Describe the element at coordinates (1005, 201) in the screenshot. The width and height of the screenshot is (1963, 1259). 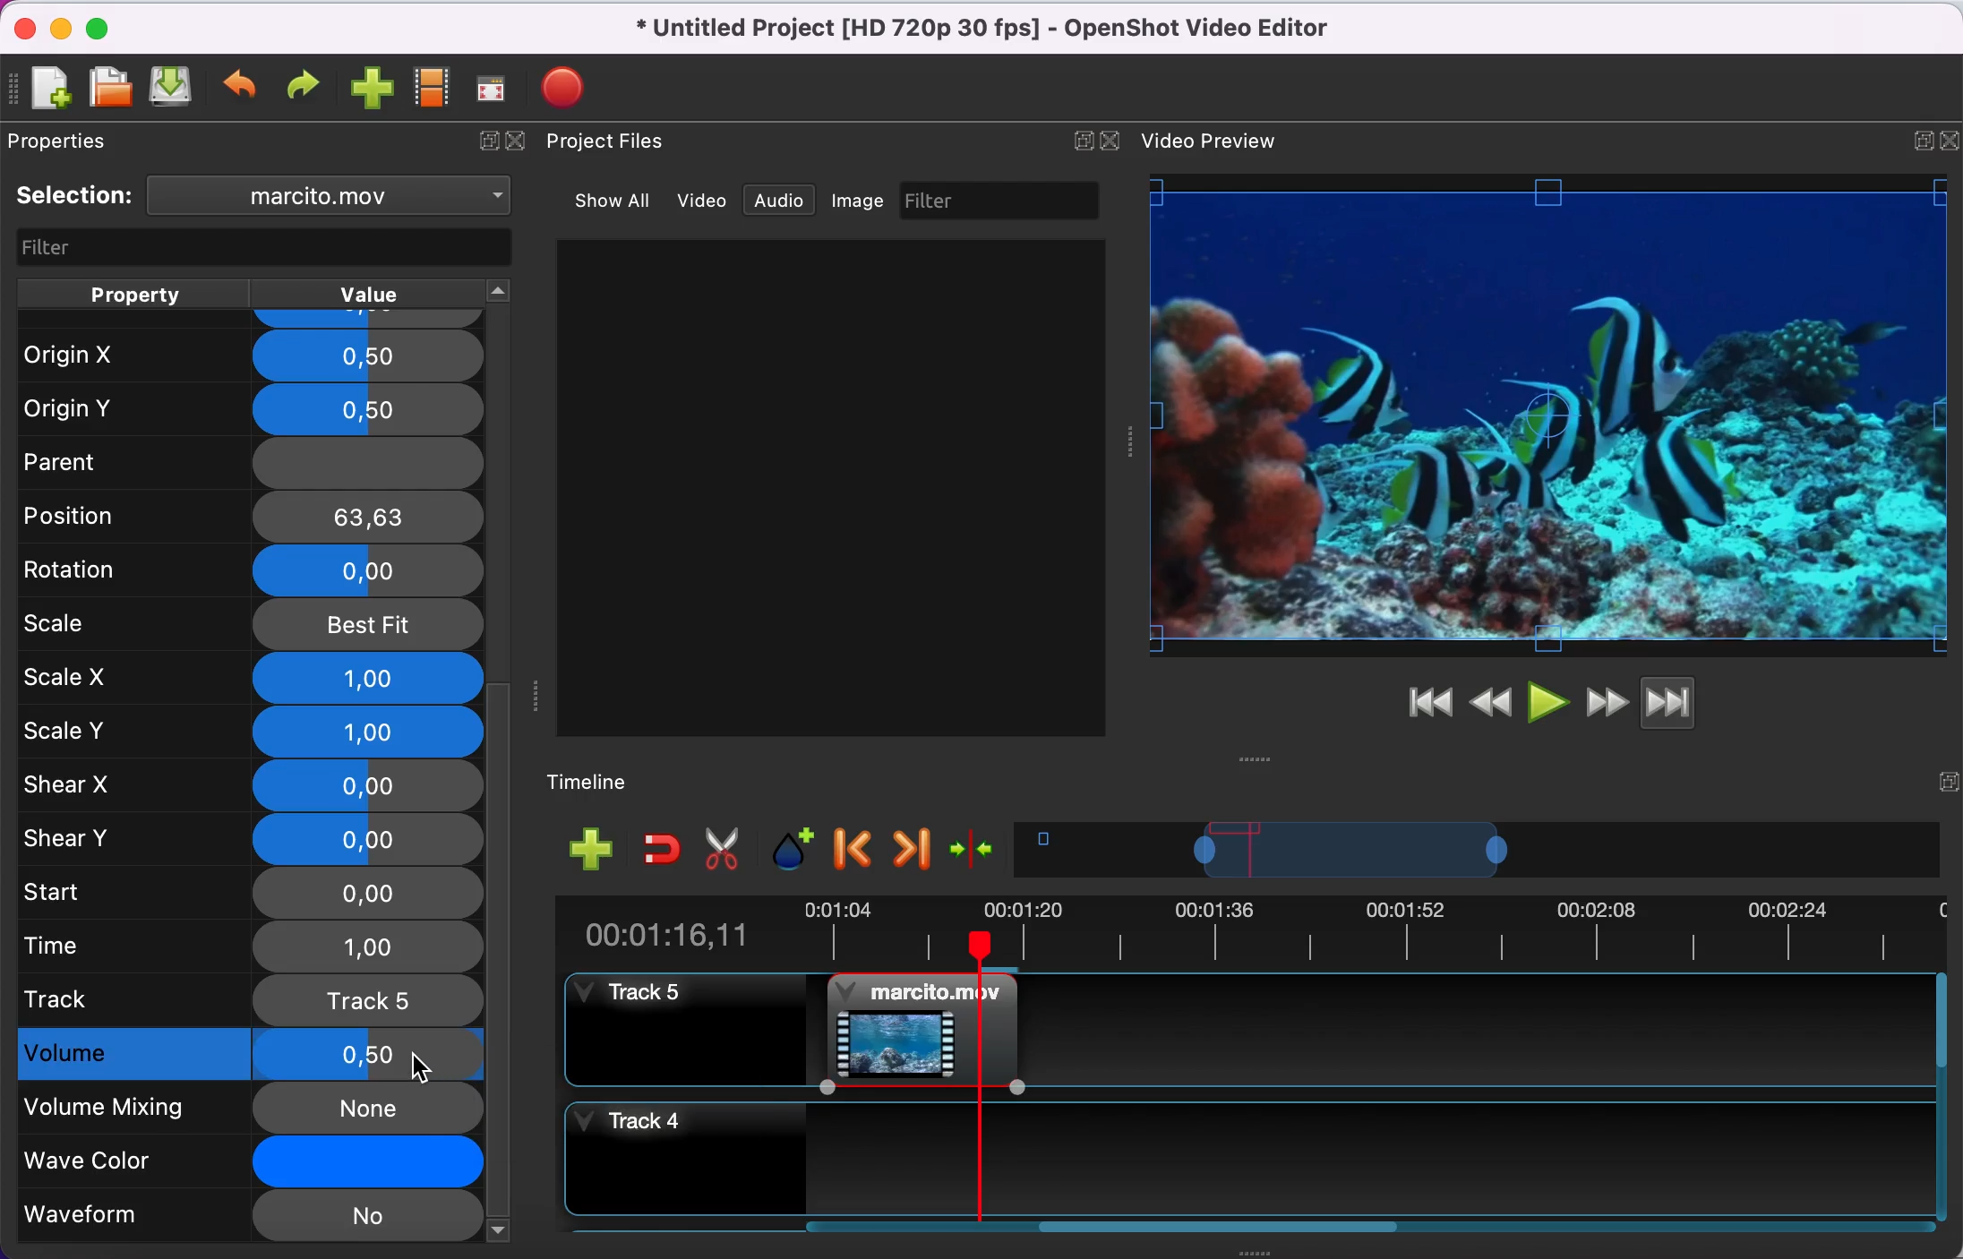
I see `filter` at that location.